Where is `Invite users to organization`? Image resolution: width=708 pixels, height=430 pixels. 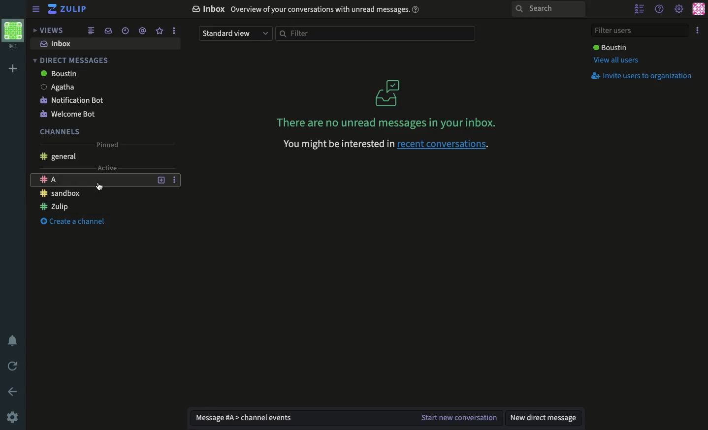
Invite users to organization is located at coordinates (644, 77).